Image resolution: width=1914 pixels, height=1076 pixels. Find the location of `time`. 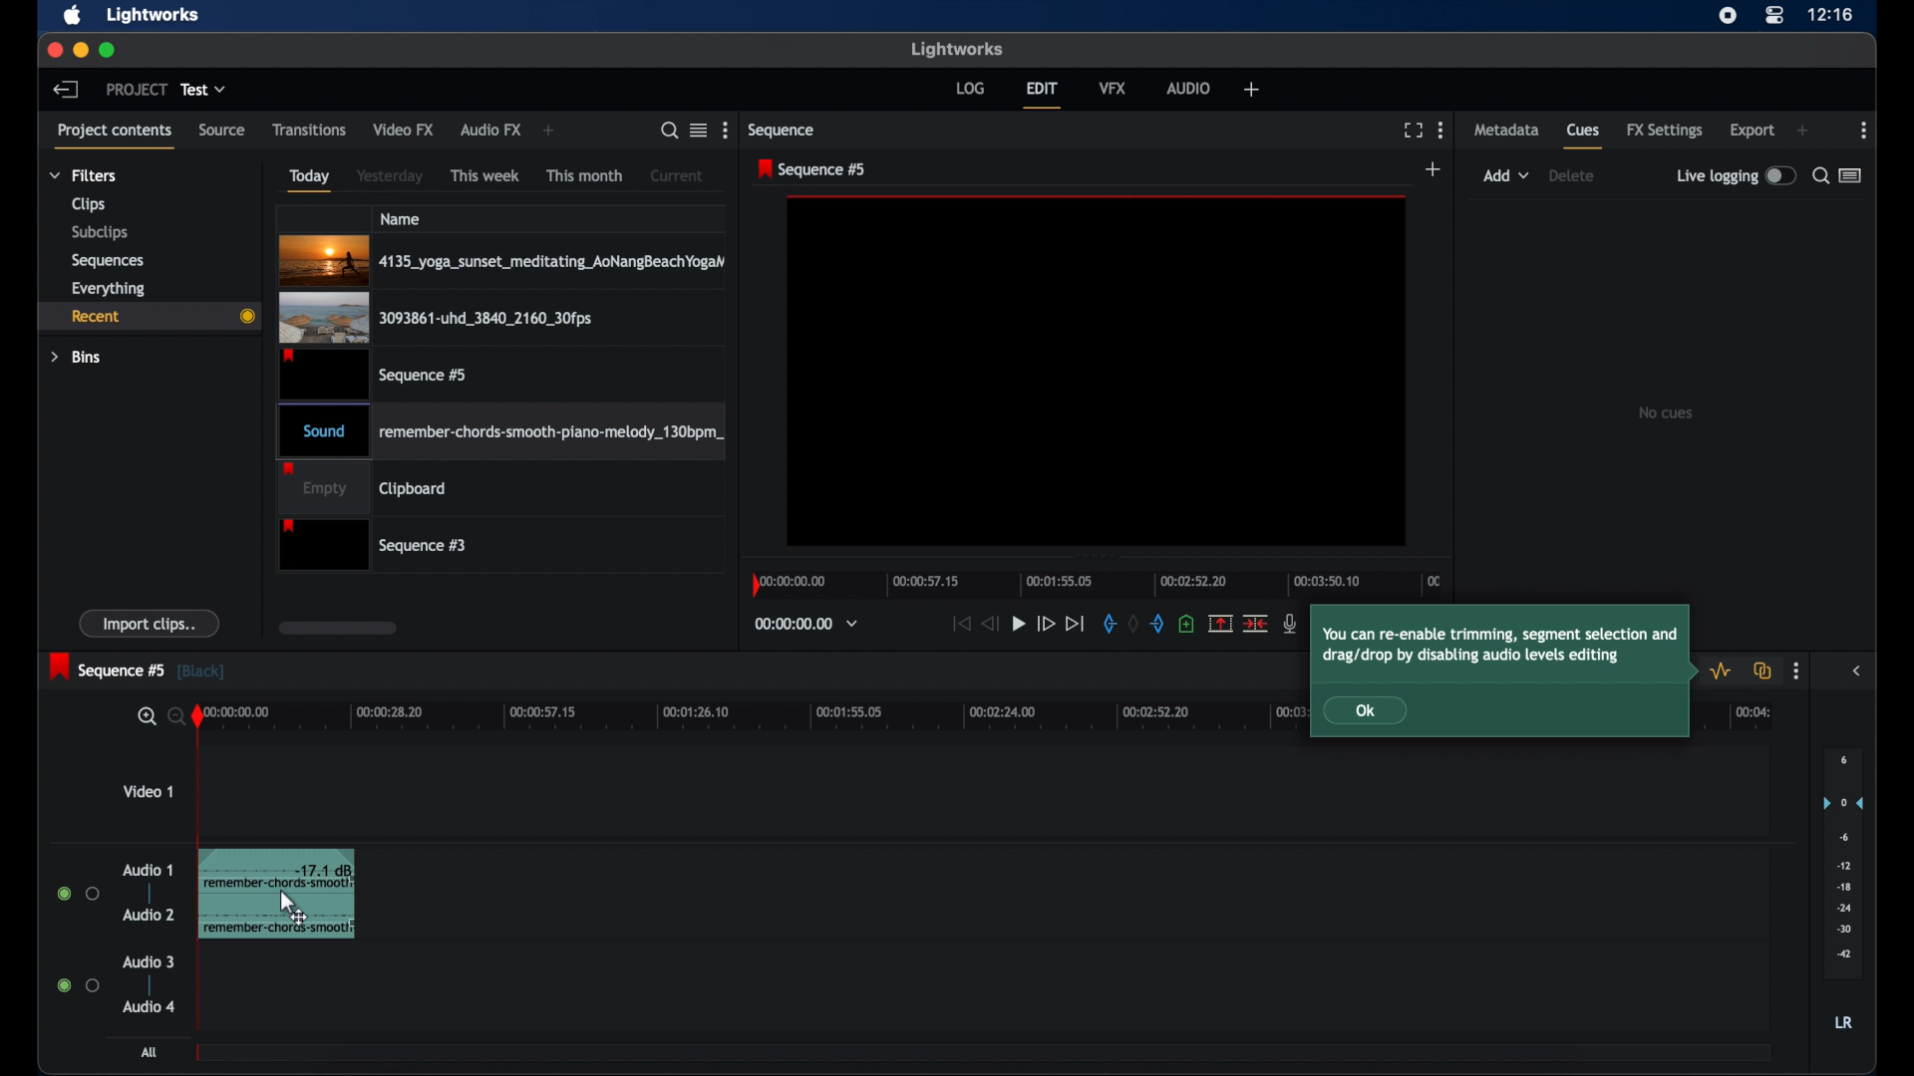

time is located at coordinates (1830, 16).